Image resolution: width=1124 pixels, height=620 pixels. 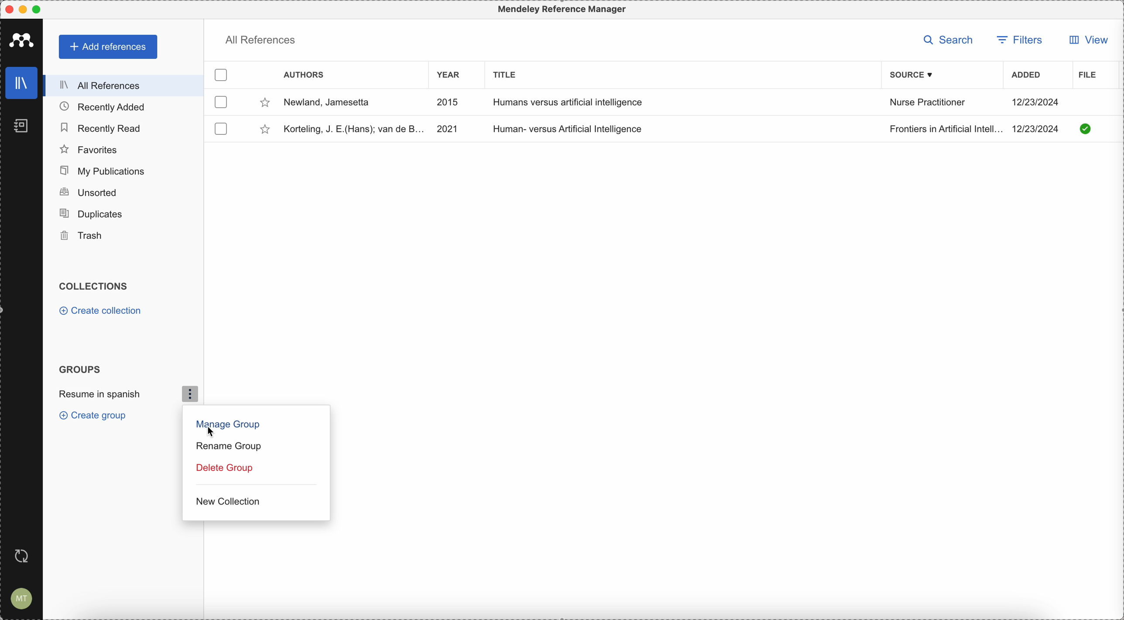 What do you see at coordinates (22, 40) in the screenshot?
I see `Mendeley logo` at bounding box center [22, 40].